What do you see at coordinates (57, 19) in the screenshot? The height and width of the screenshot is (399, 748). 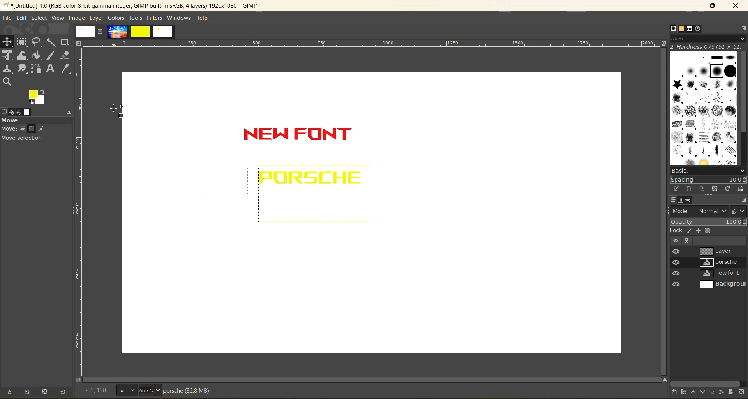 I see `view` at bounding box center [57, 19].